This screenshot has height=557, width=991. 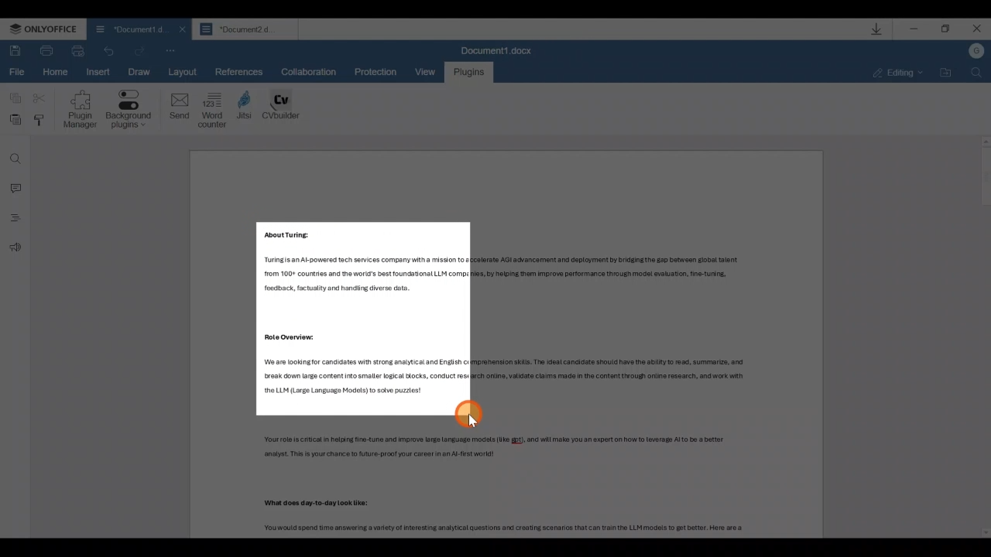 What do you see at coordinates (129, 111) in the screenshot?
I see `Background plugins` at bounding box center [129, 111].